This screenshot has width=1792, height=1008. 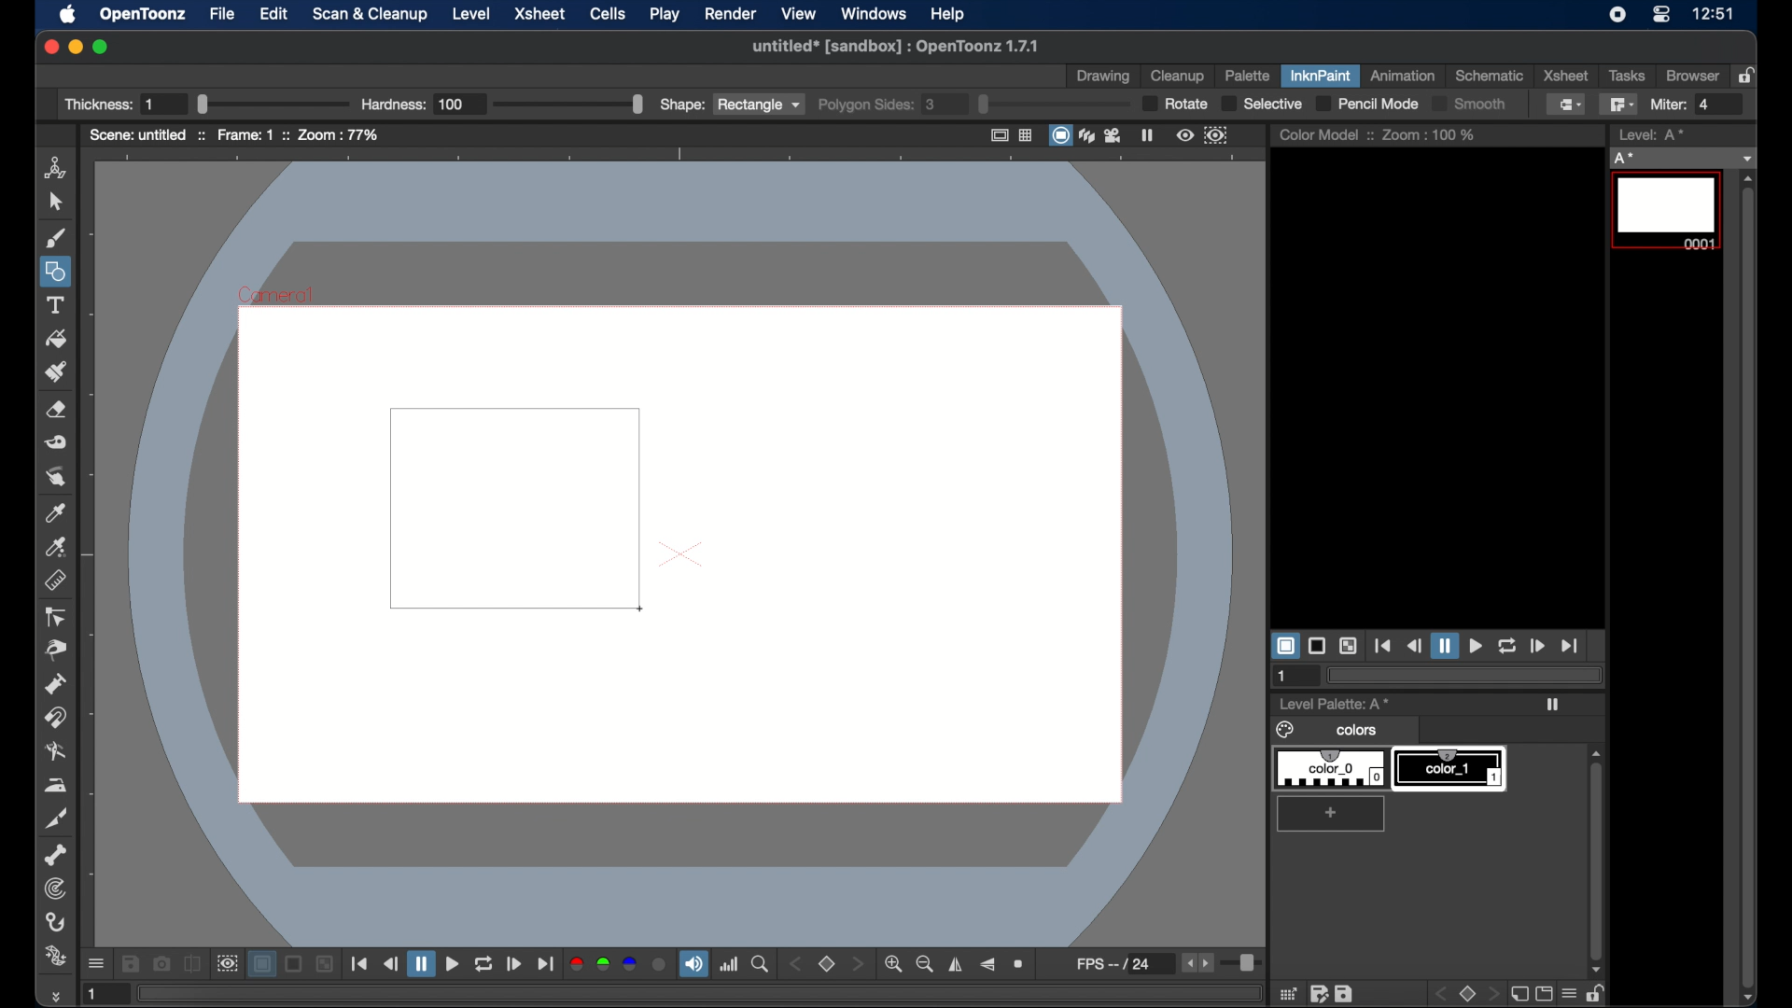 I want to click on checkered background, so click(x=1348, y=647).